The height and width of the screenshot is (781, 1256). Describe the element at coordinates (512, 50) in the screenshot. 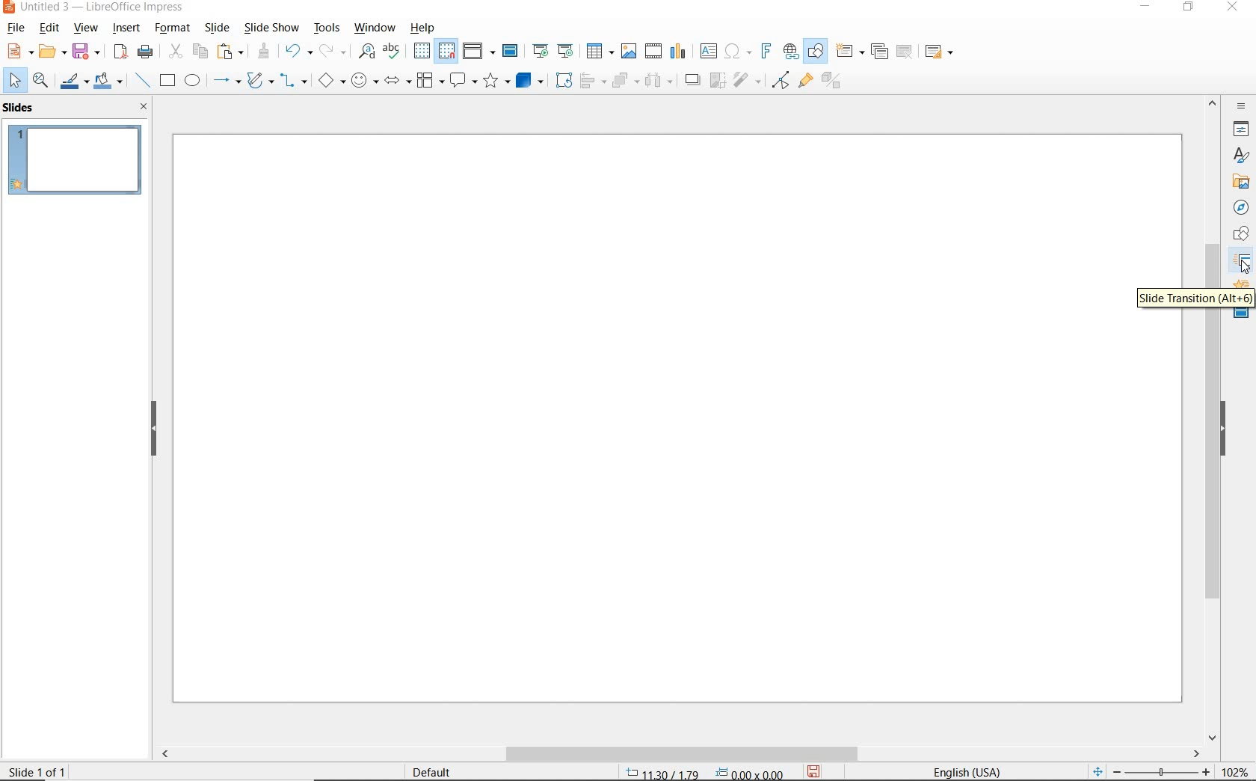

I see `` at that location.